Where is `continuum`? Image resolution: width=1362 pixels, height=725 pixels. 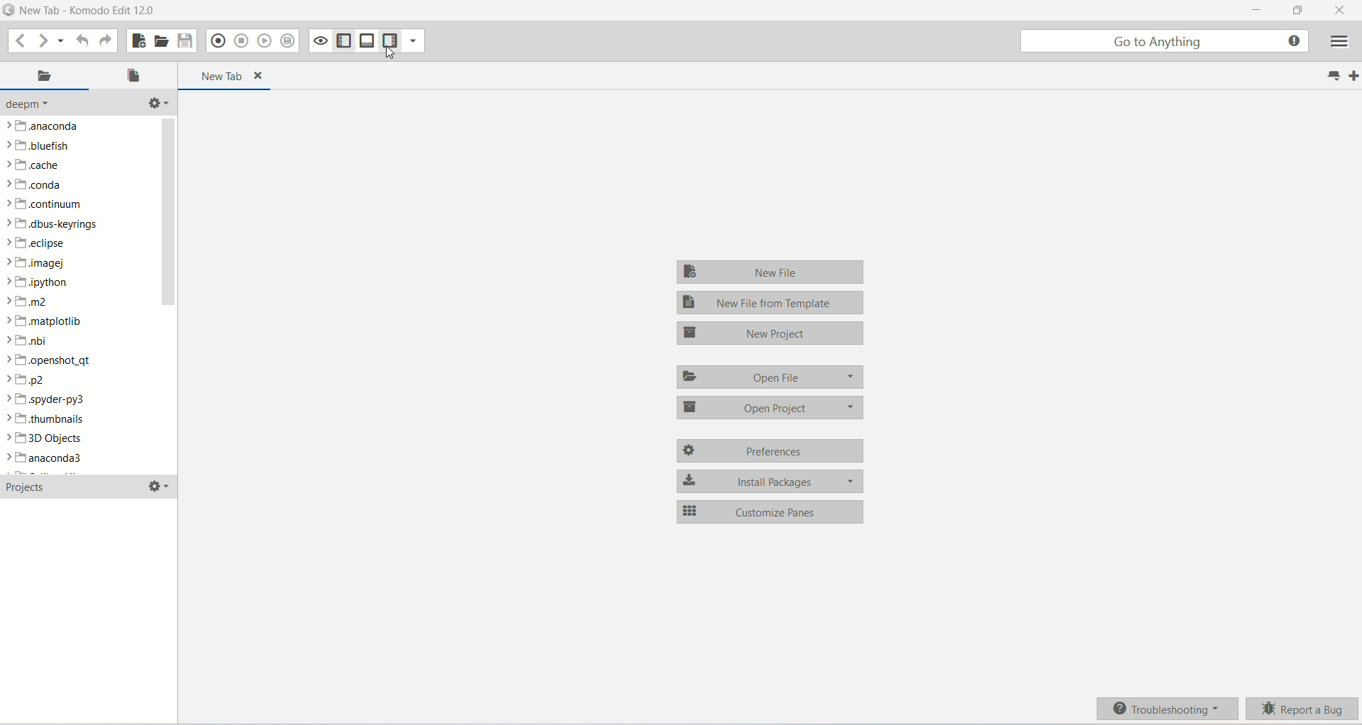
continuum is located at coordinates (48, 203).